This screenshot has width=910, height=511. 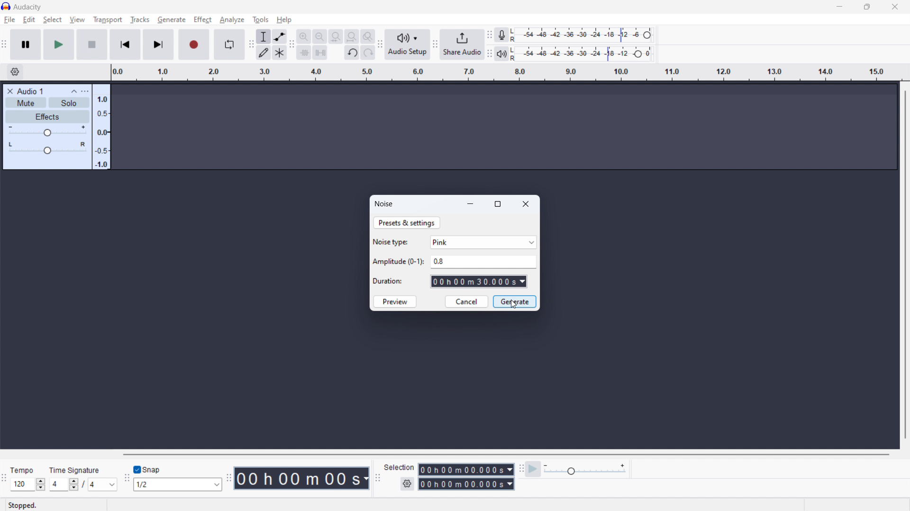 I want to click on track title, so click(x=30, y=91).